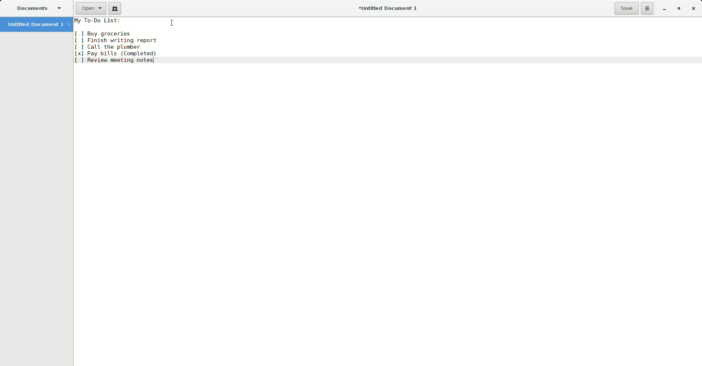  I want to click on To-Do.-List:[1 Buy groceries[1 Finish writing. report[1 Call the plumber[x] Pay bills. (Completed)[1 Review meeting notes|, so click(385, 41).